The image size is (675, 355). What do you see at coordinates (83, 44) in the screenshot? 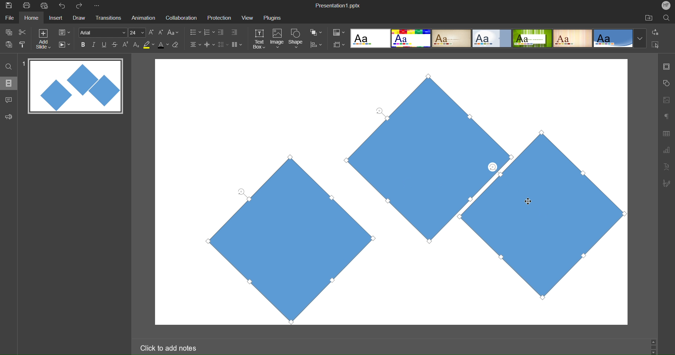
I see `Bold` at bounding box center [83, 44].